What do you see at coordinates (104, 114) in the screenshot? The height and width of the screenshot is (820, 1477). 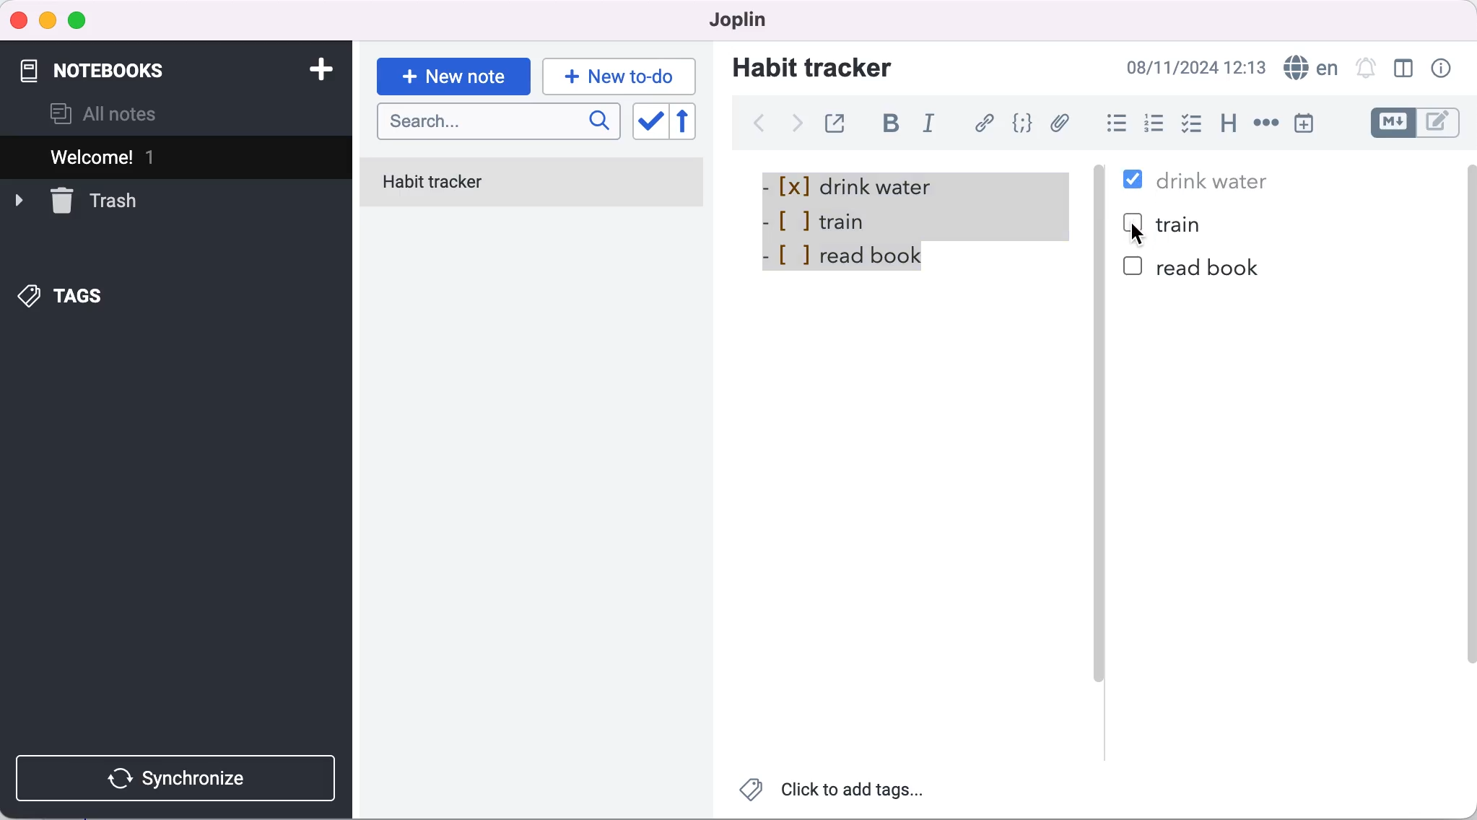 I see `all notes` at bounding box center [104, 114].